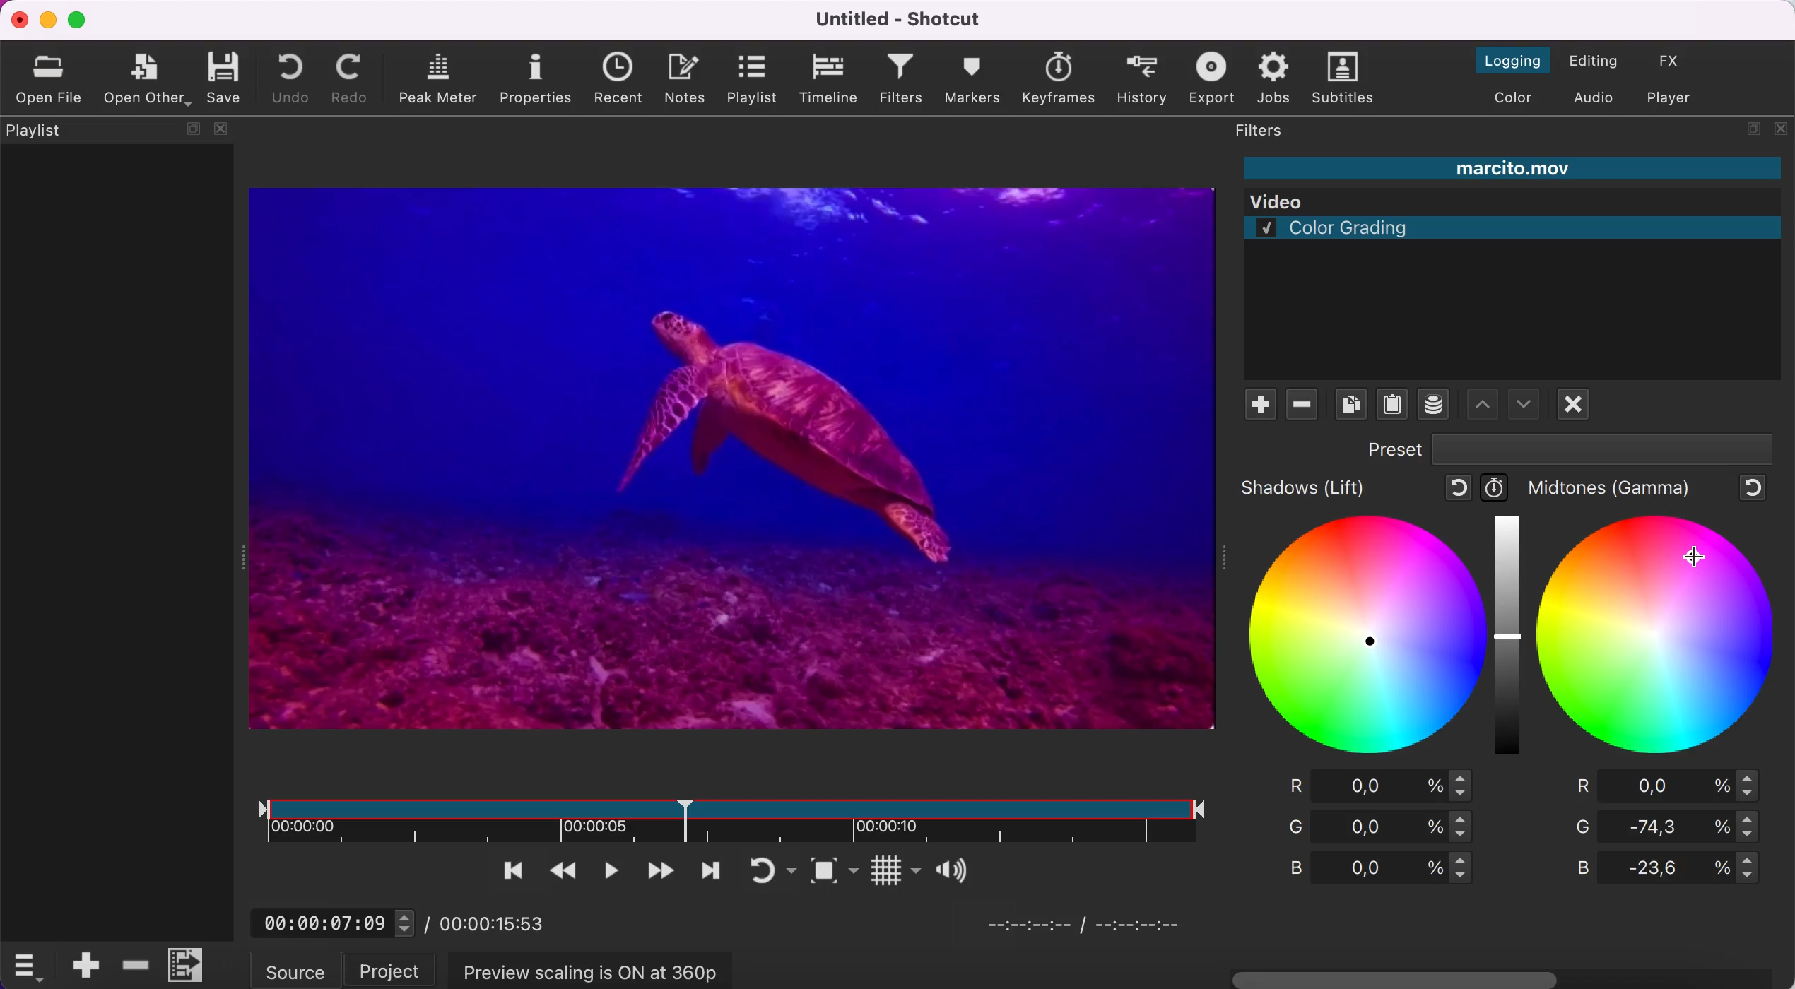 The image size is (1795, 989). I want to click on clip with filter applied, so click(731, 467).